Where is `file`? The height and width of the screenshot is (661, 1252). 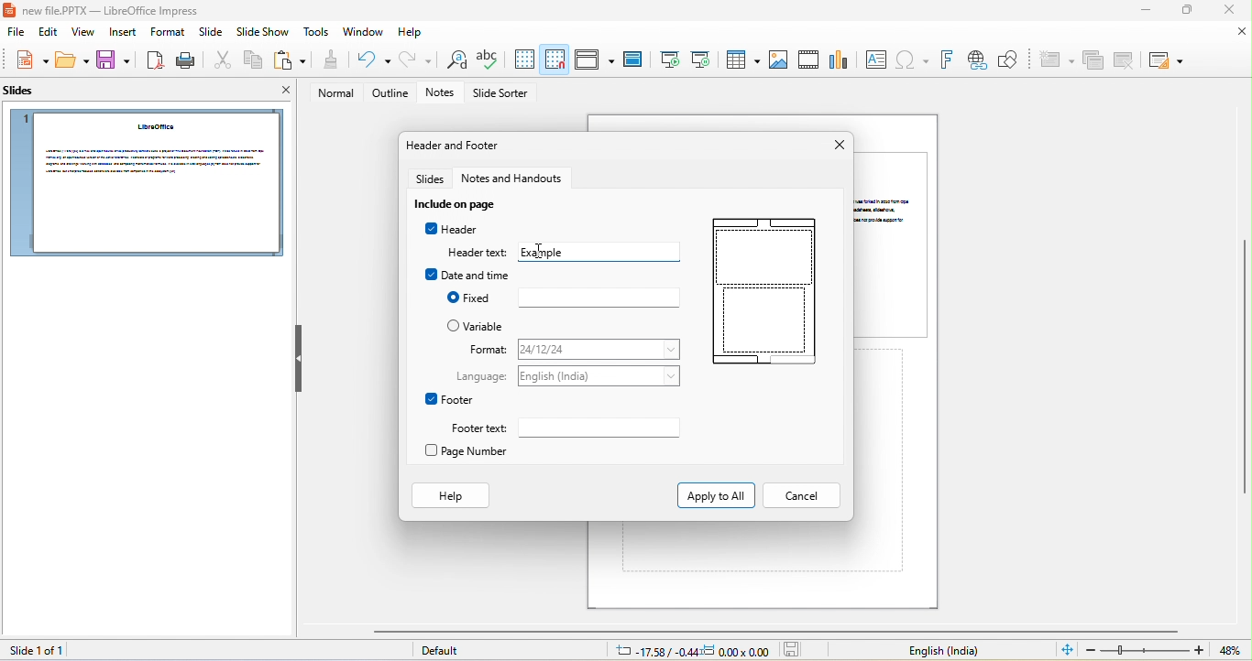
file is located at coordinates (13, 33).